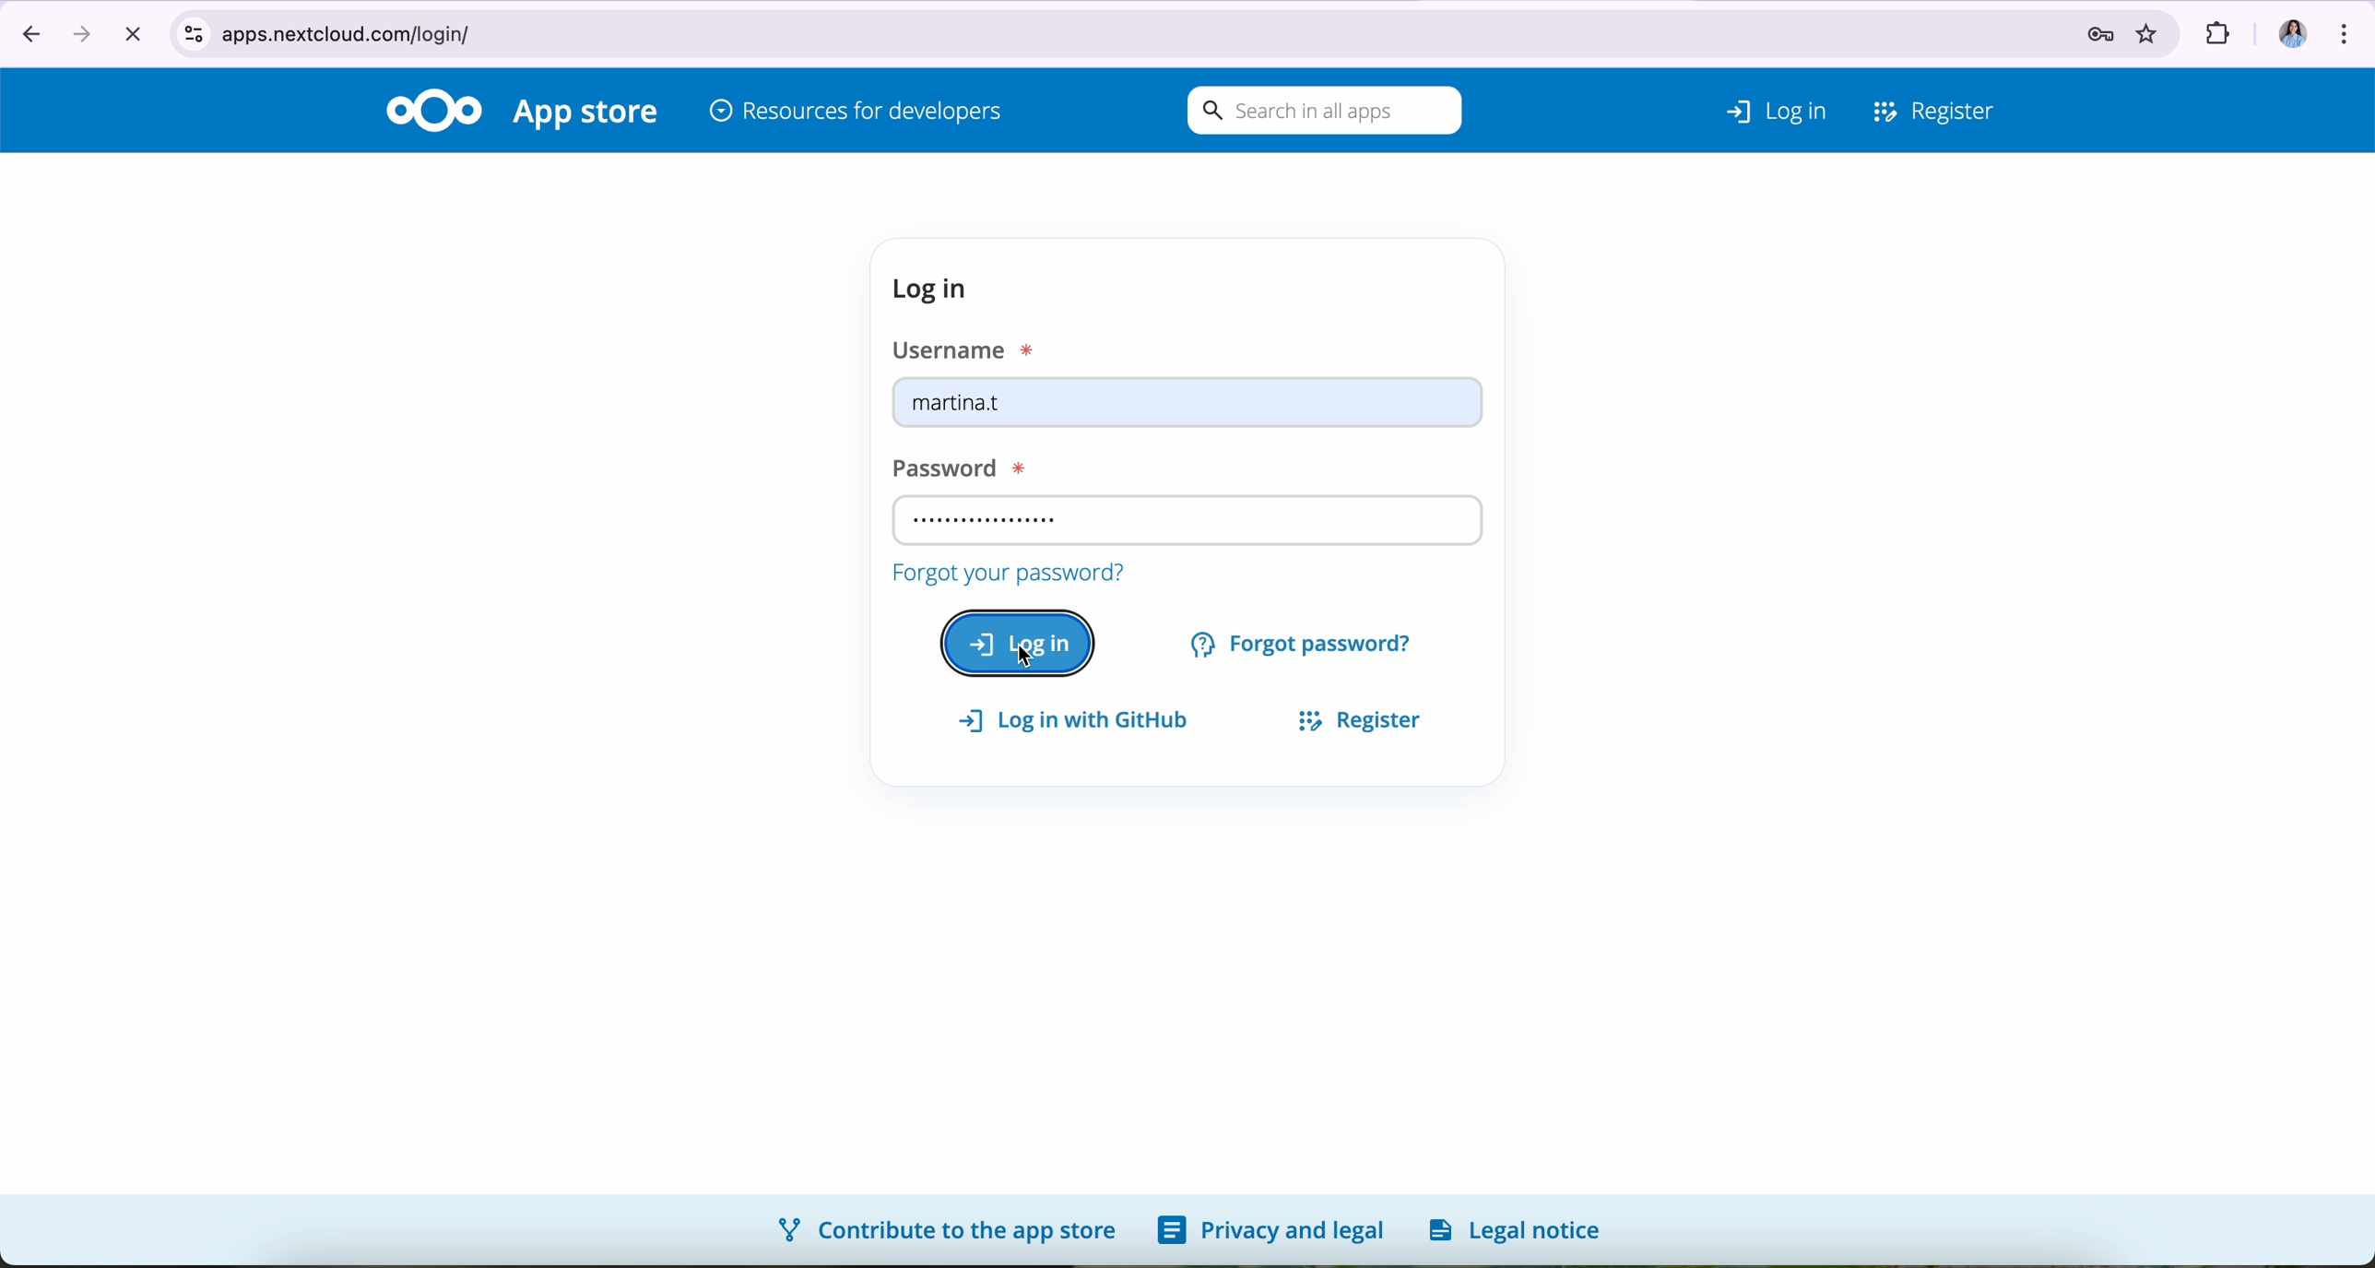 This screenshot has width=2375, height=1268. What do you see at coordinates (1082, 721) in the screenshot?
I see `log in with GitHub` at bounding box center [1082, 721].